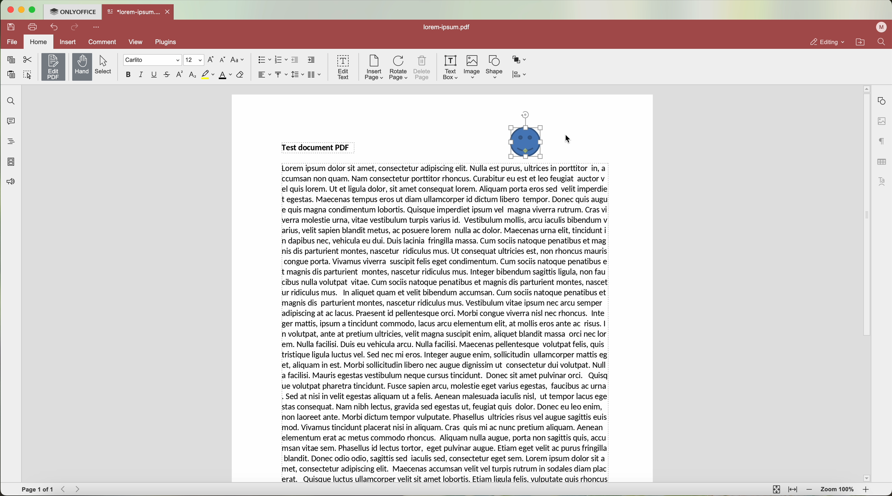  What do you see at coordinates (98, 28) in the screenshot?
I see `customize quick access toolbar` at bounding box center [98, 28].